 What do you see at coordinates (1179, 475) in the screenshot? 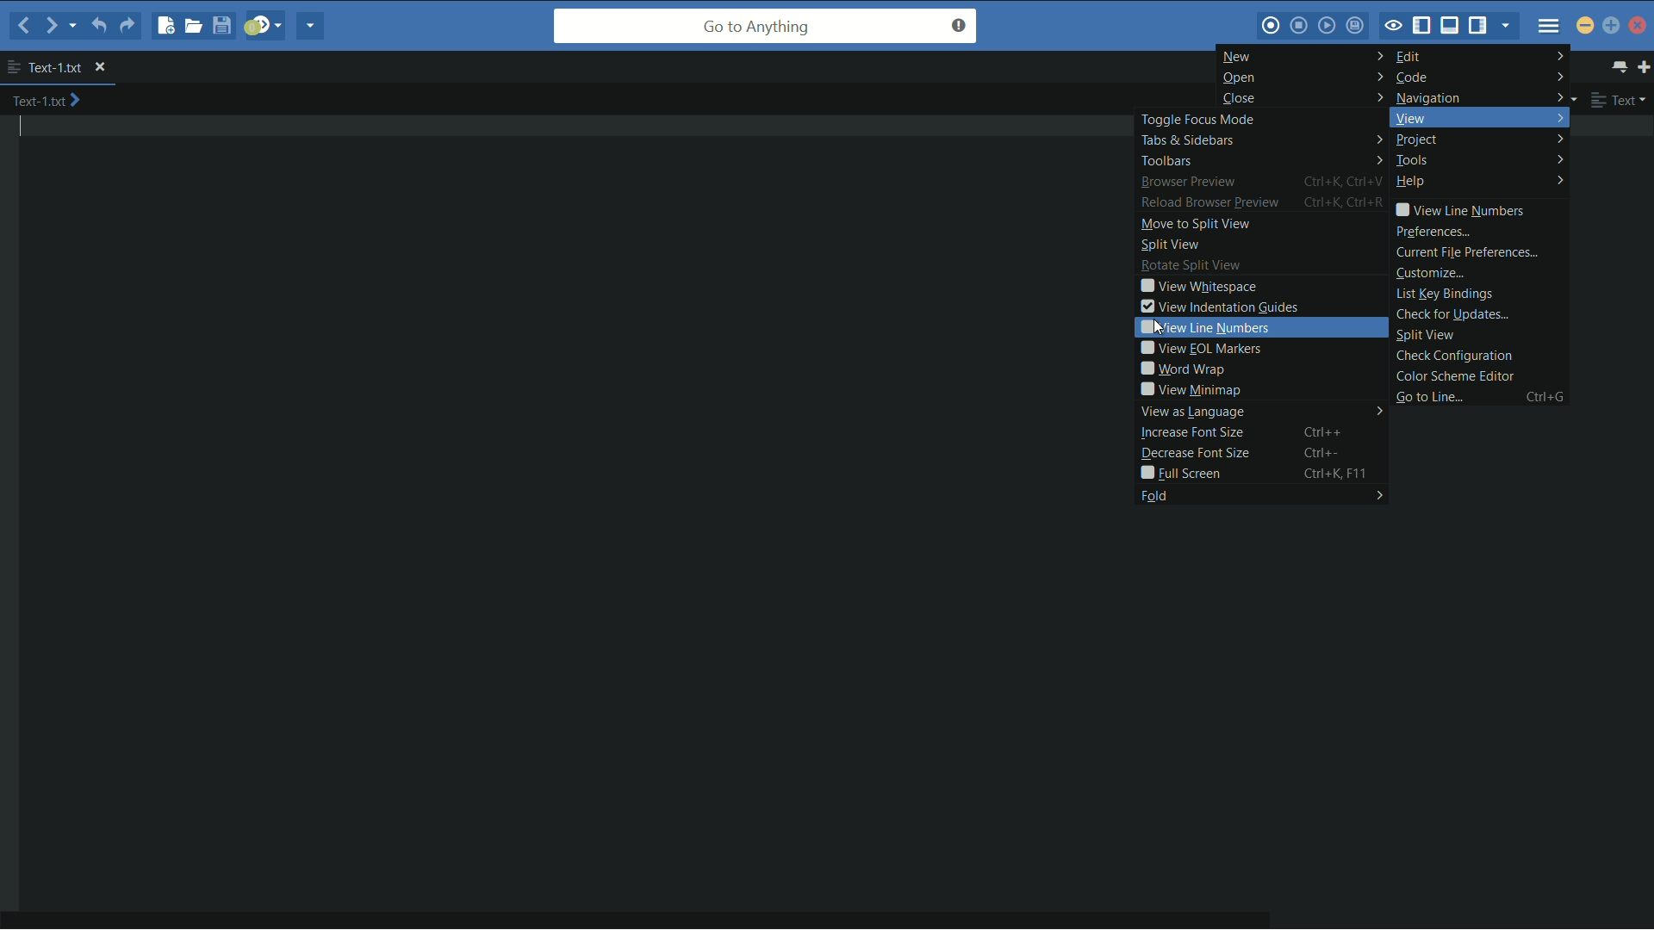
I see `full screen` at bounding box center [1179, 475].